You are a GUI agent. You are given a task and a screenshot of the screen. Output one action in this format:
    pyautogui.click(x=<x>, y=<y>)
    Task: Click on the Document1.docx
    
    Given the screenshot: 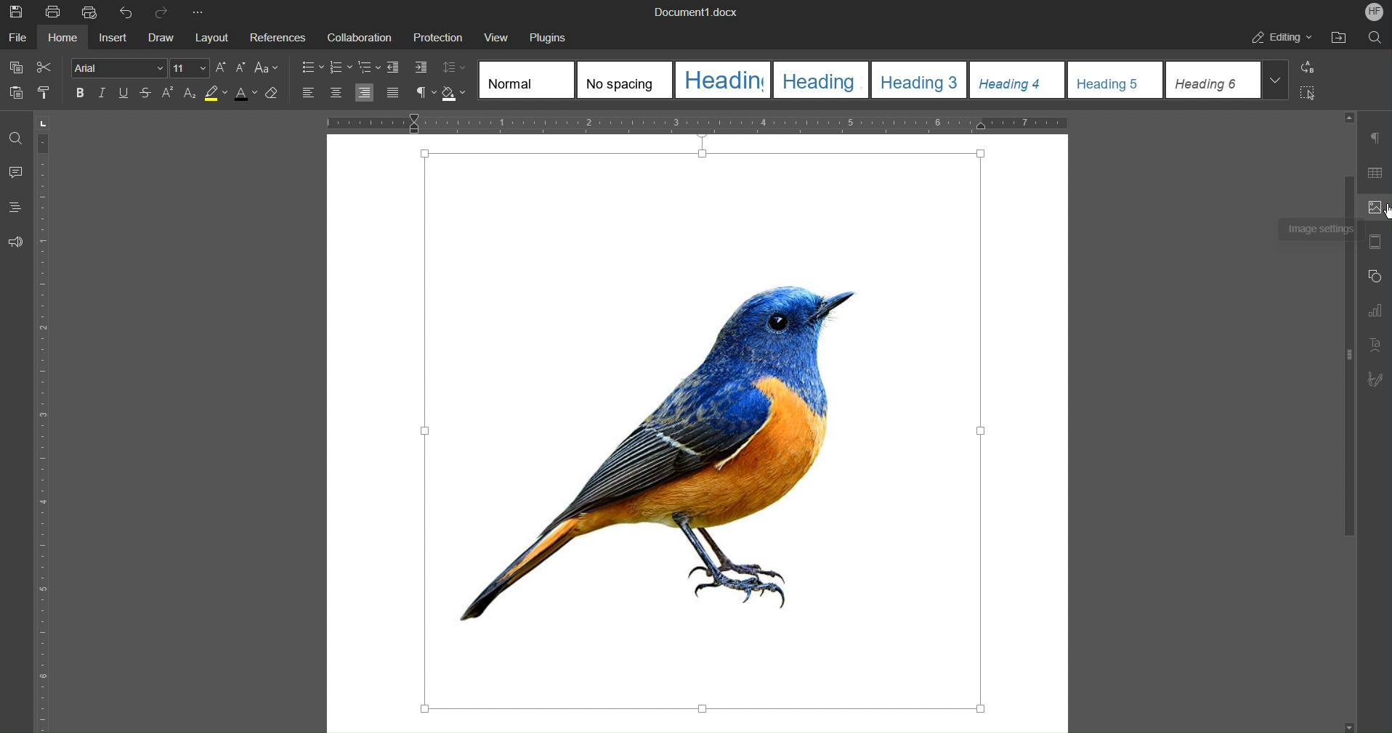 What is the action you would take?
    pyautogui.click(x=696, y=11)
    